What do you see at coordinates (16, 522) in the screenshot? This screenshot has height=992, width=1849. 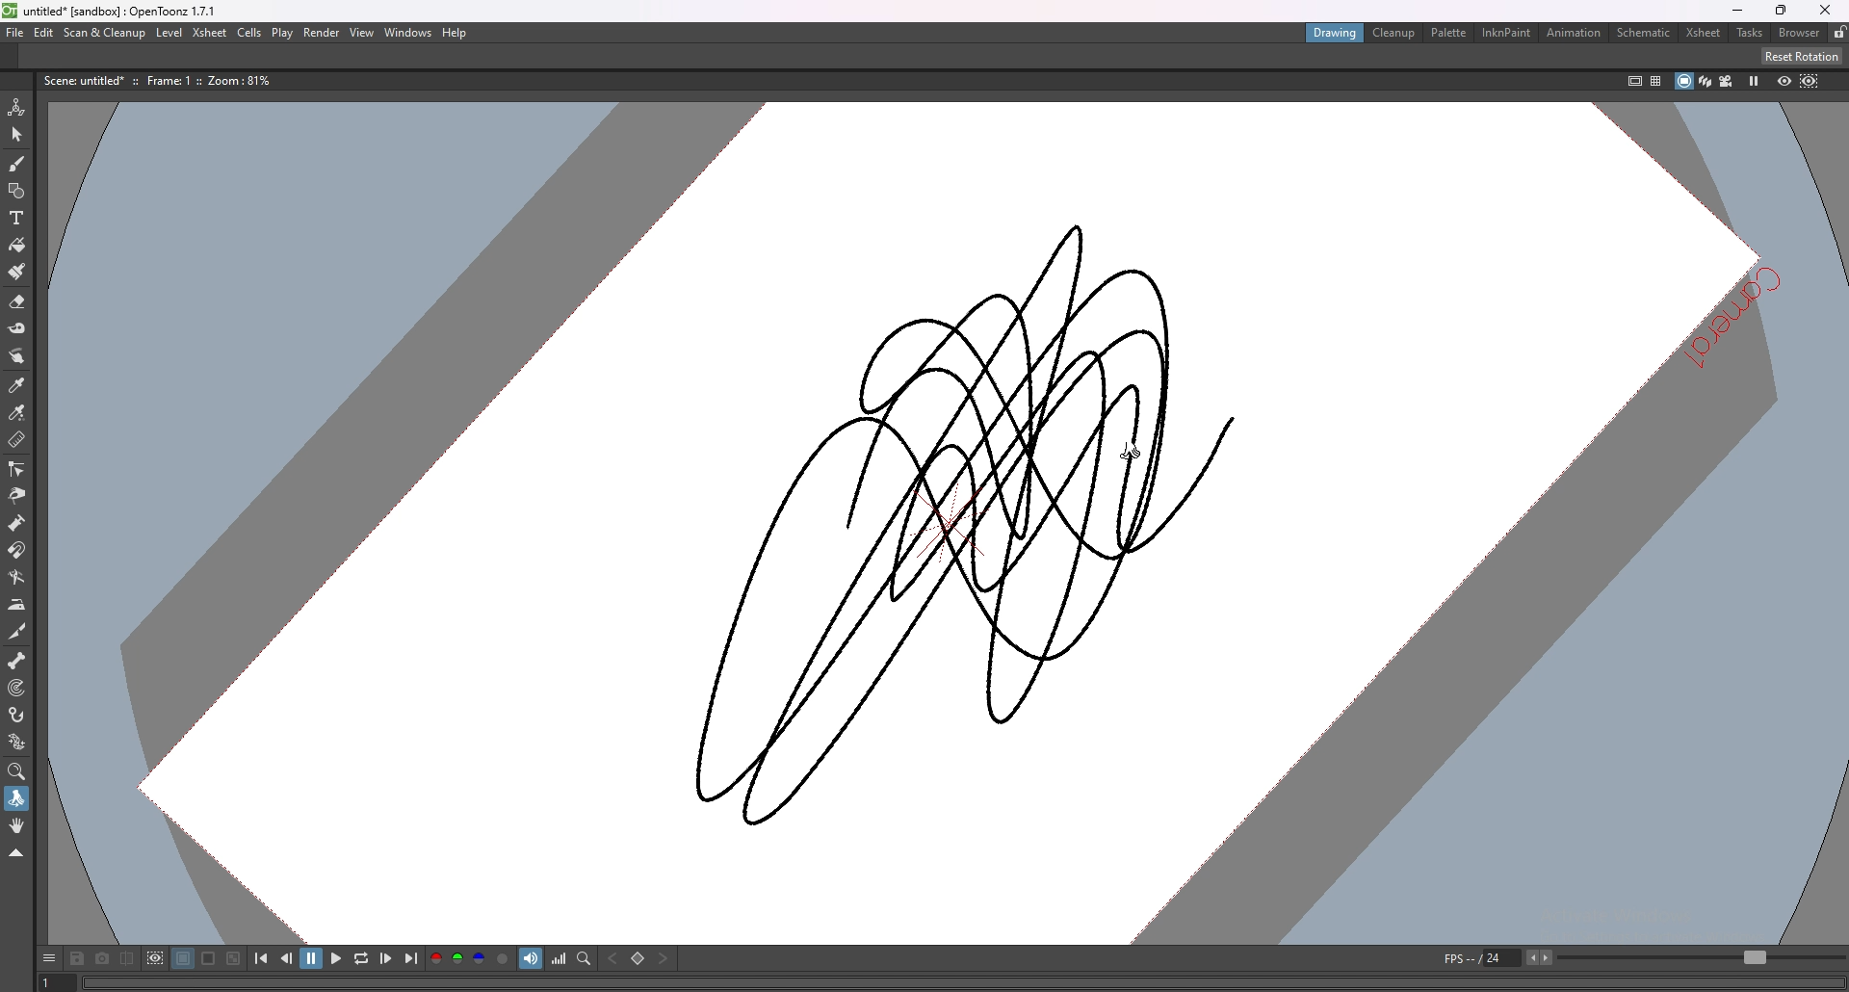 I see `pump` at bounding box center [16, 522].